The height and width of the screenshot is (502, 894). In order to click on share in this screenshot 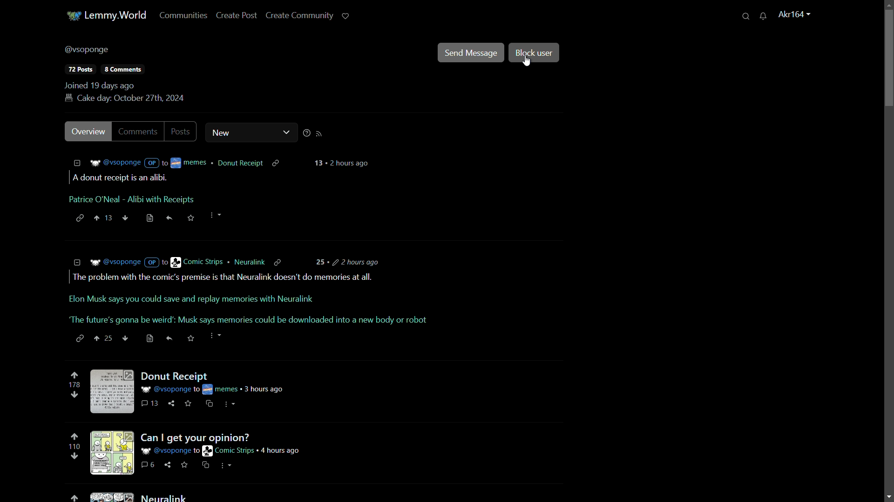, I will do `click(168, 218)`.